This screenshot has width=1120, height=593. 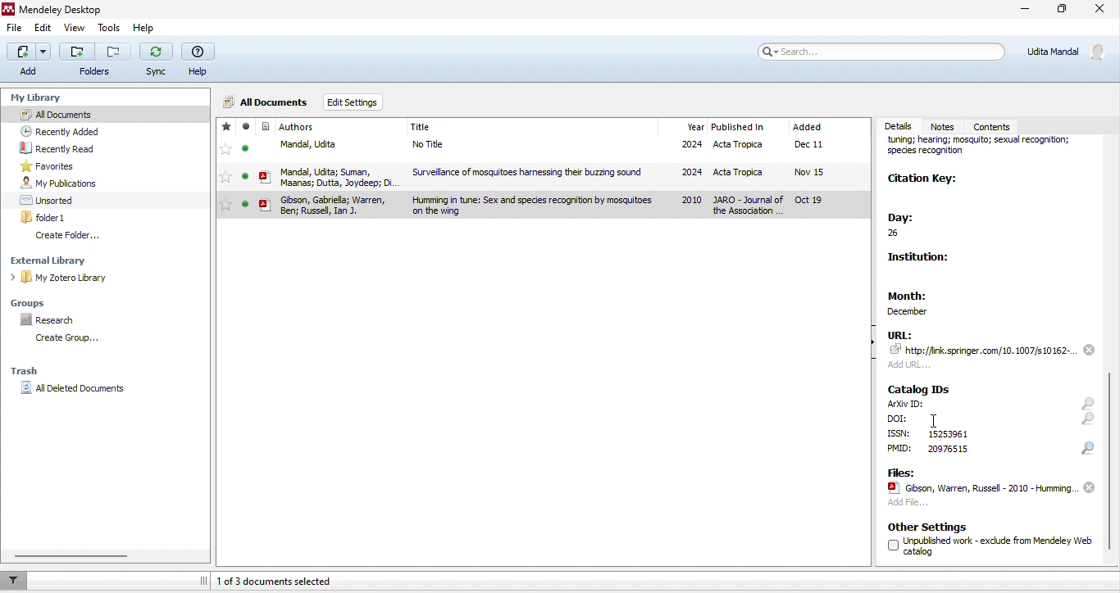 What do you see at coordinates (110, 29) in the screenshot?
I see `tools` at bounding box center [110, 29].